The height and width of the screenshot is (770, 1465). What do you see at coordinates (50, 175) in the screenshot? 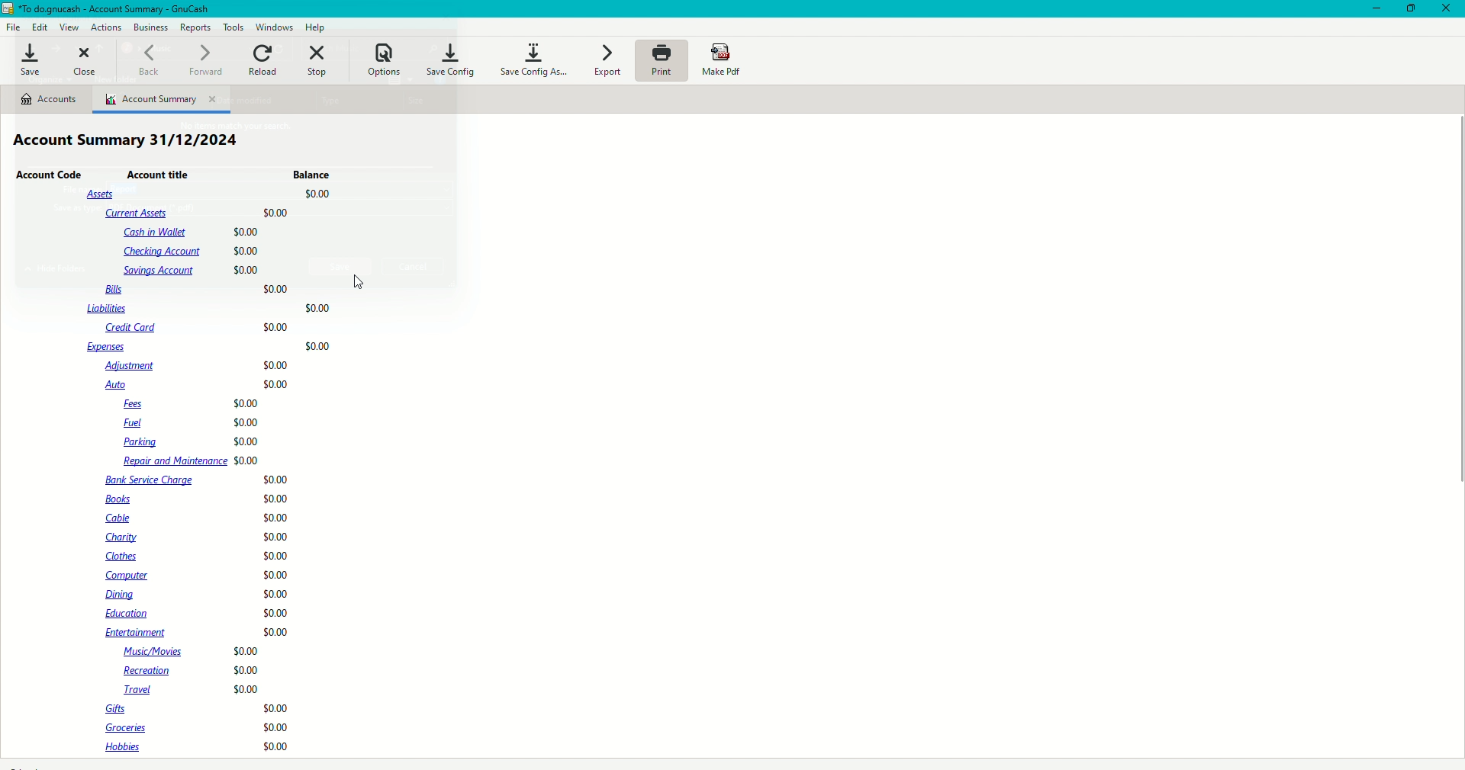
I see `ccount Code` at bounding box center [50, 175].